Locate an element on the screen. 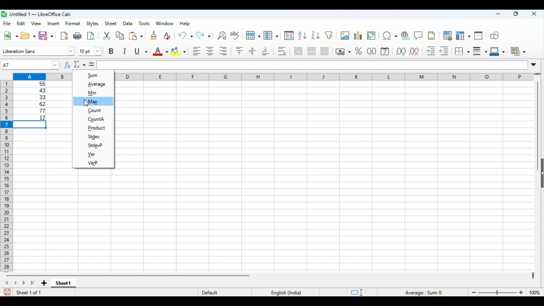 The image size is (544, 306). save is located at coordinates (7, 292).